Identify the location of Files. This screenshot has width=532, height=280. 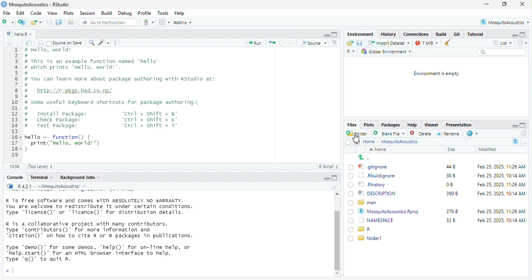
(351, 124).